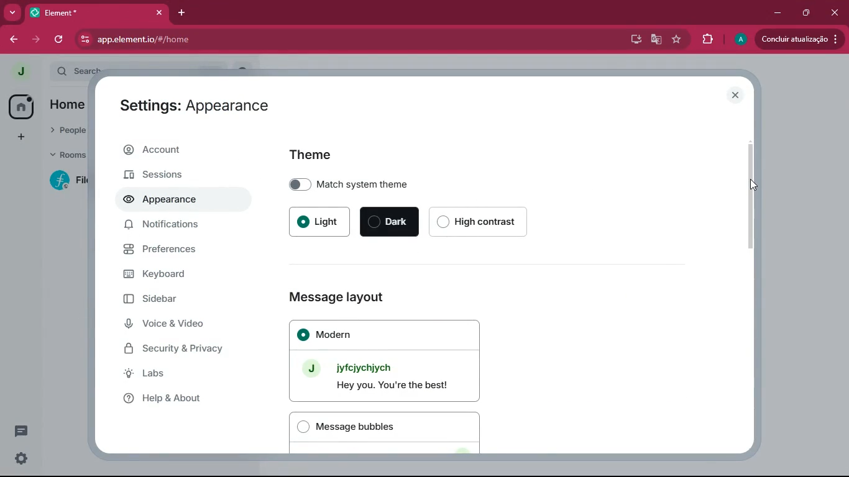 This screenshot has height=477, width=849. I want to click on light, so click(322, 221).